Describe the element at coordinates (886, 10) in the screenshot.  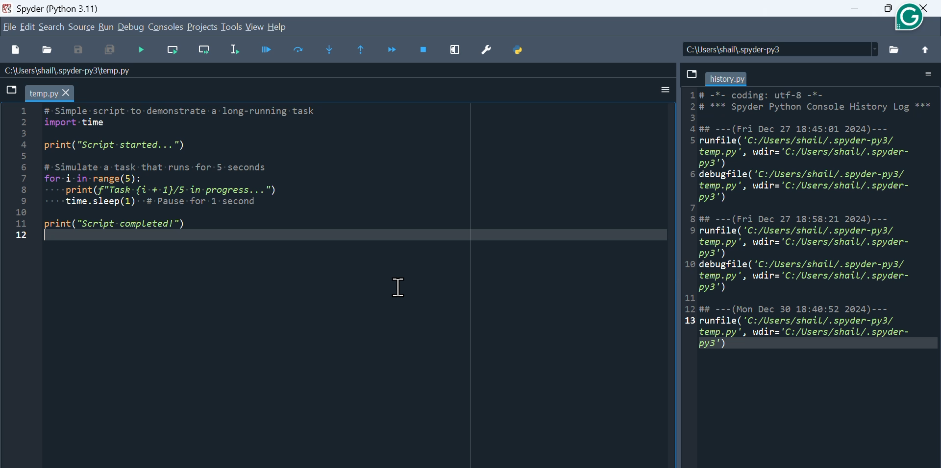
I see `maximize` at that location.